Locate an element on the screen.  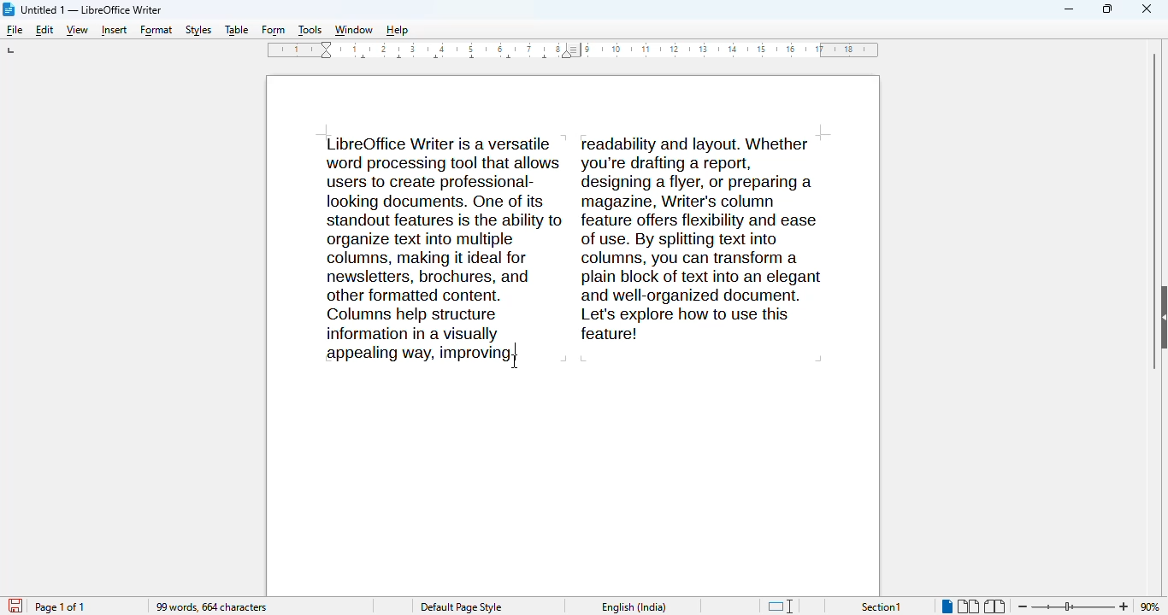
zoom in is located at coordinates (1125, 606).